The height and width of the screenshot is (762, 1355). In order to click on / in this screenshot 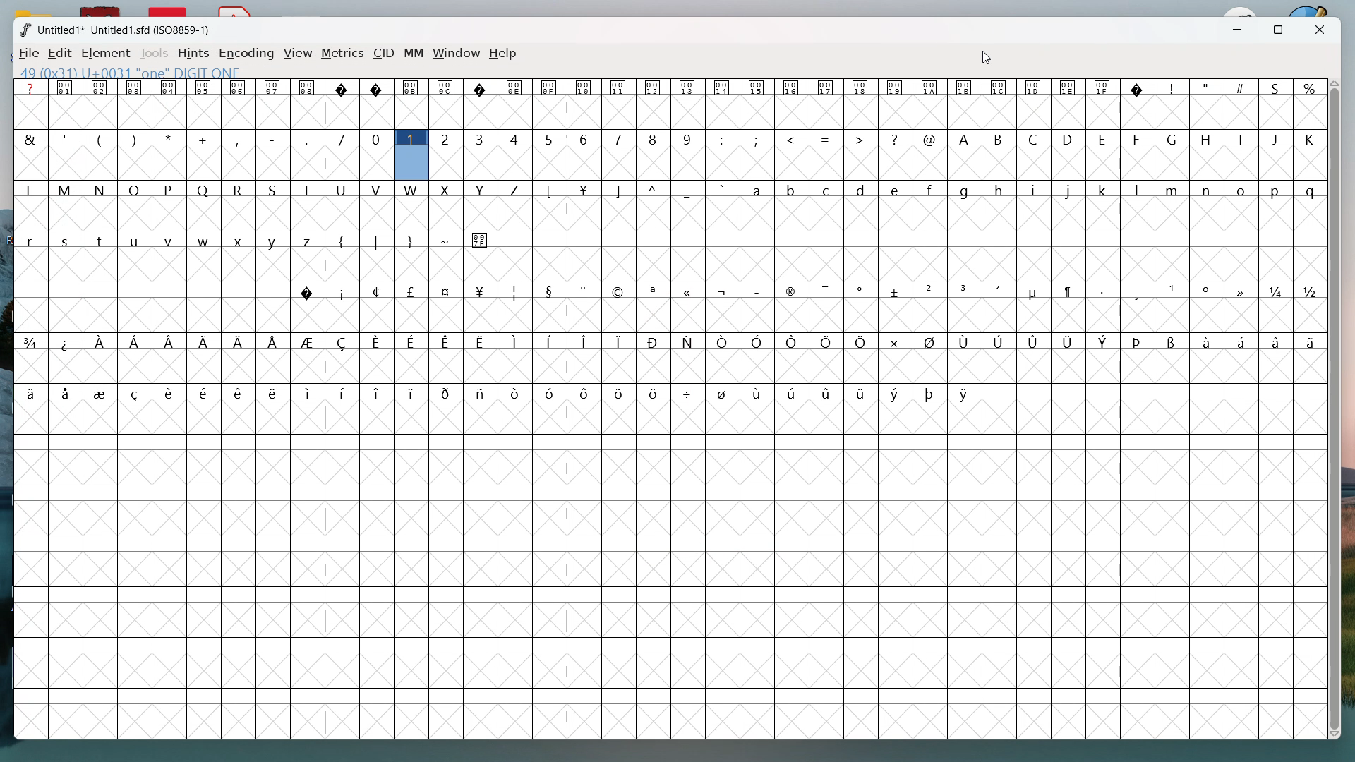, I will do `click(344, 138)`.